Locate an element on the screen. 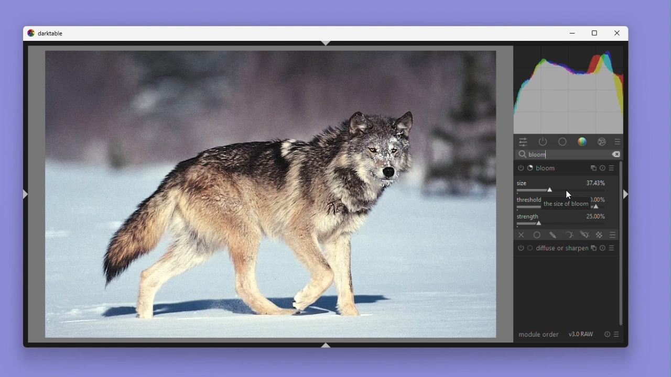 This screenshot has width=671, height=377. 37.43% is located at coordinates (597, 182).